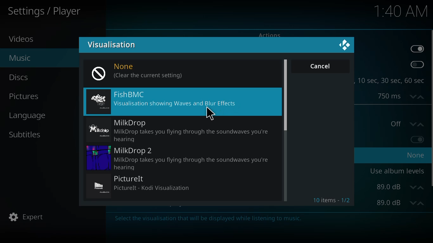  Describe the element at coordinates (26, 217) in the screenshot. I see `expert` at that location.